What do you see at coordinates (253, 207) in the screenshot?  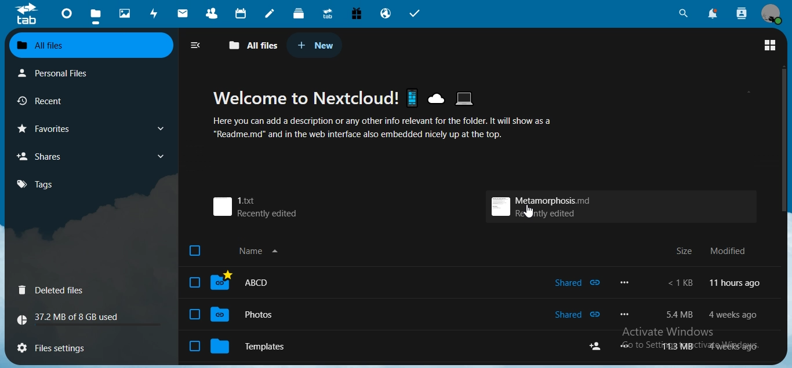 I see `1.txt` at bounding box center [253, 207].